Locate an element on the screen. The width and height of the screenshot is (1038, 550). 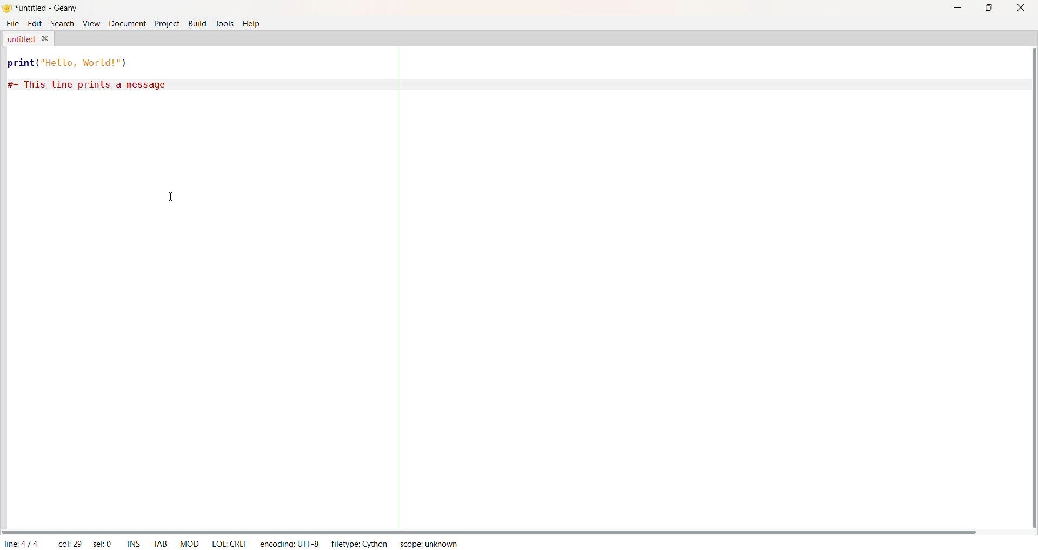
View is located at coordinates (90, 23).